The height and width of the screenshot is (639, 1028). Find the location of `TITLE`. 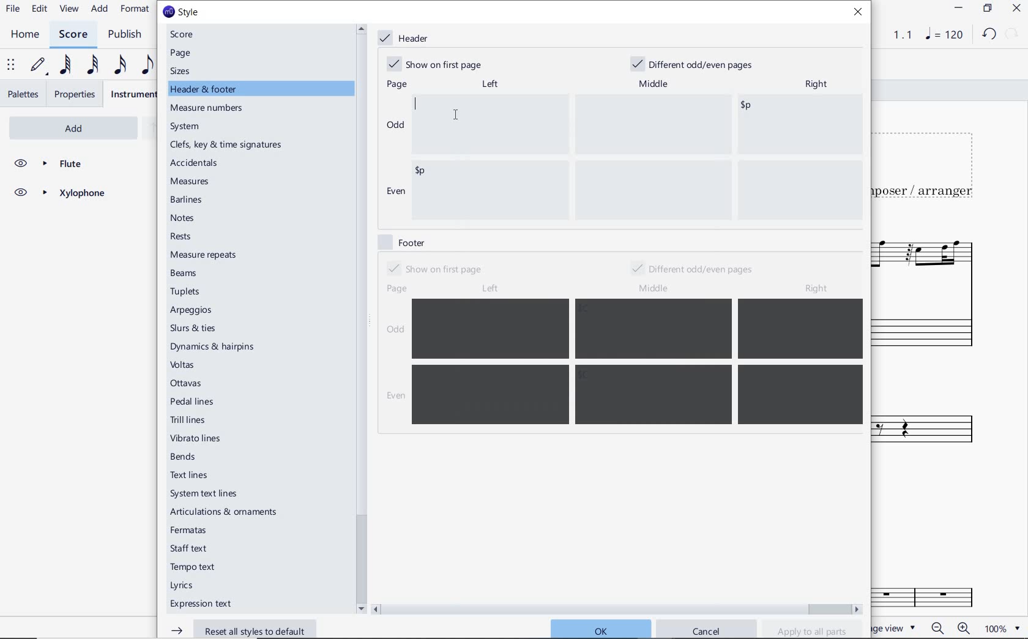

TITLE is located at coordinates (927, 166).